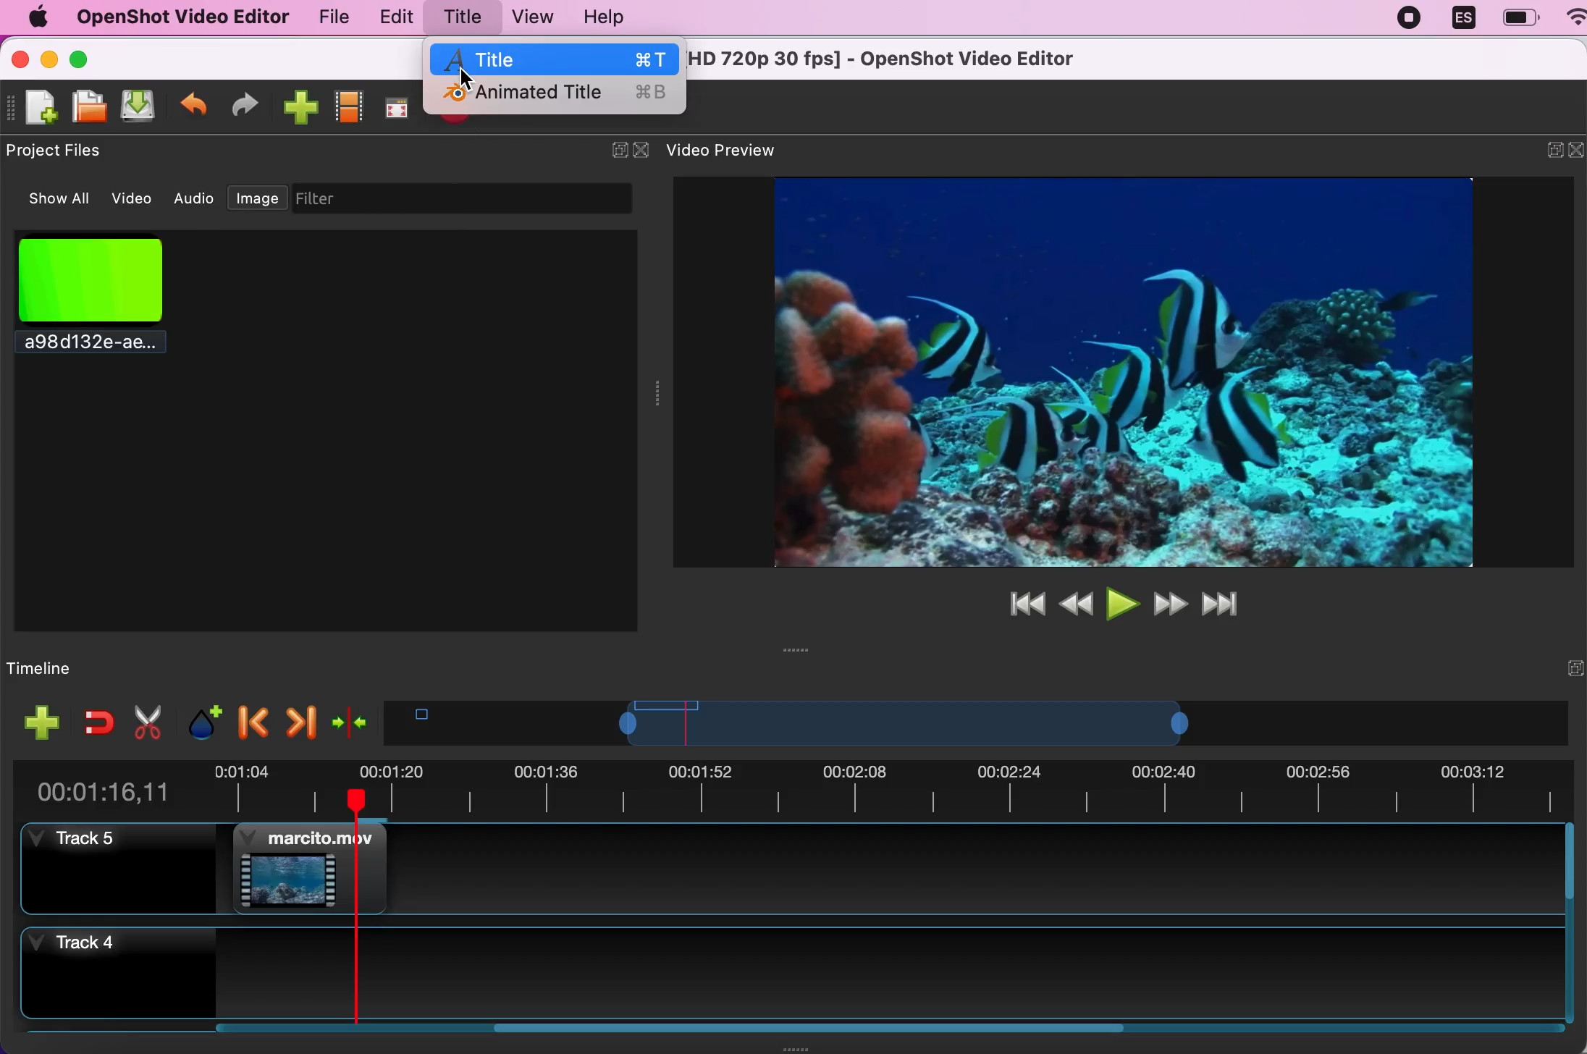  What do you see at coordinates (251, 104) in the screenshot?
I see `redo` at bounding box center [251, 104].